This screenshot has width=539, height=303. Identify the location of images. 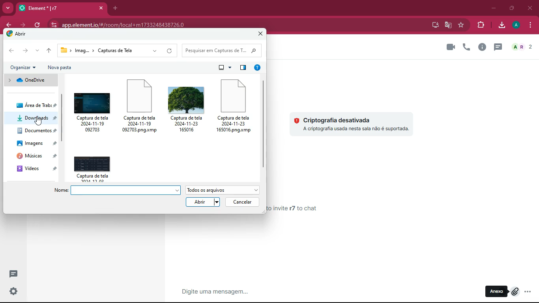
(38, 143).